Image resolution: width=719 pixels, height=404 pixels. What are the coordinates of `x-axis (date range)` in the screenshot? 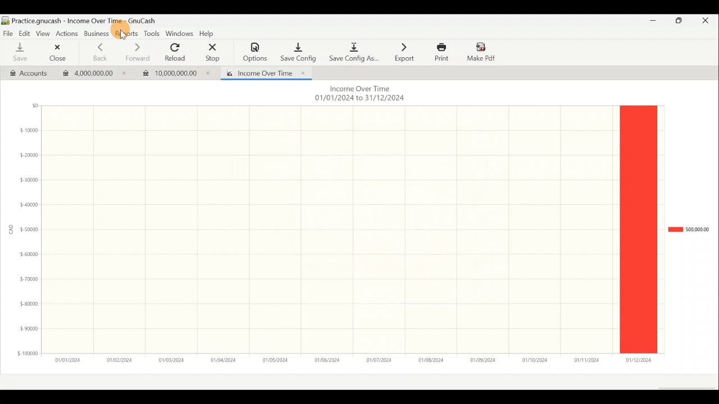 It's located at (346, 360).